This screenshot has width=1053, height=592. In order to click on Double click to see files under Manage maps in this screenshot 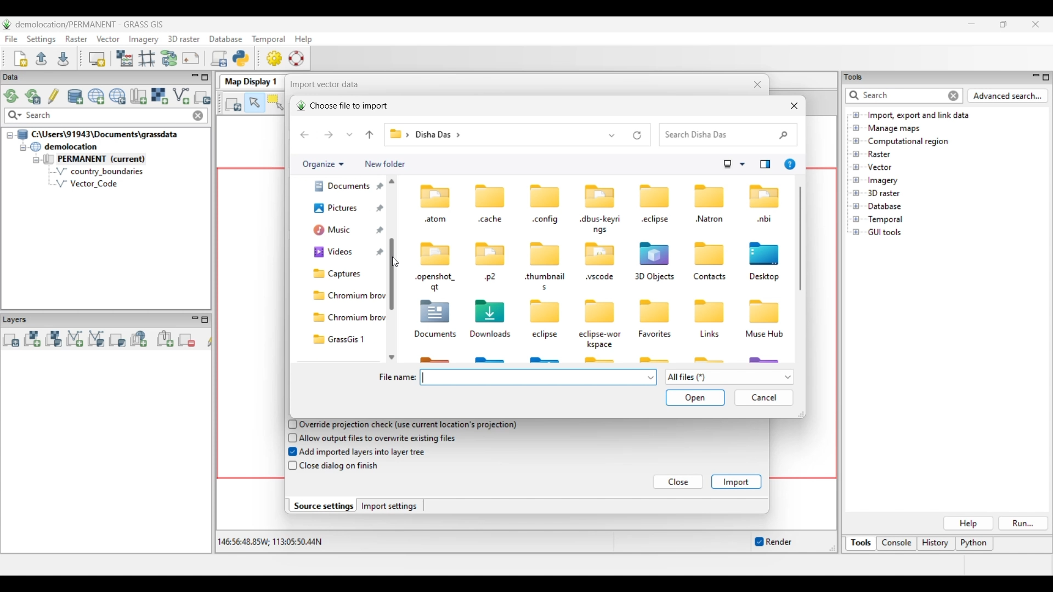, I will do `click(895, 129)`.